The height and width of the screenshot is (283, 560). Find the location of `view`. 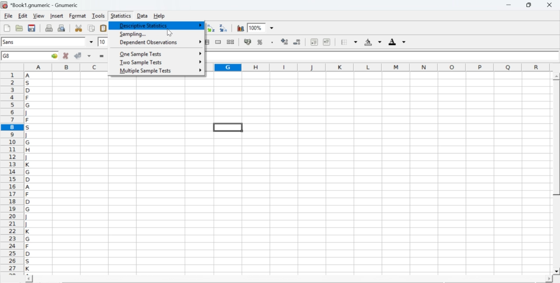

view is located at coordinates (38, 15).